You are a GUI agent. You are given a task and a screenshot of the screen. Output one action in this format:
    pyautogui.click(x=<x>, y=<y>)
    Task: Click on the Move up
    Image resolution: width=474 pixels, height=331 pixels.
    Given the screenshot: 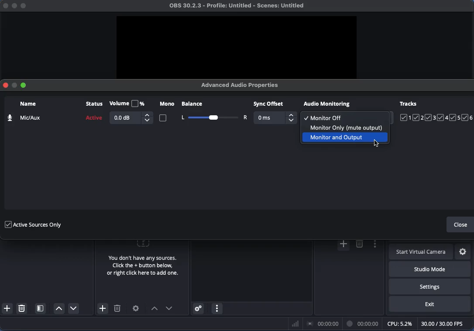 What is the action you would take?
    pyautogui.click(x=59, y=309)
    